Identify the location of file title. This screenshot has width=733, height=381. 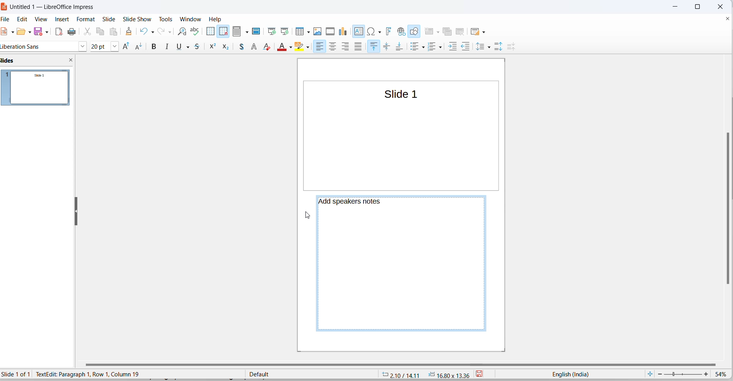
(50, 7).